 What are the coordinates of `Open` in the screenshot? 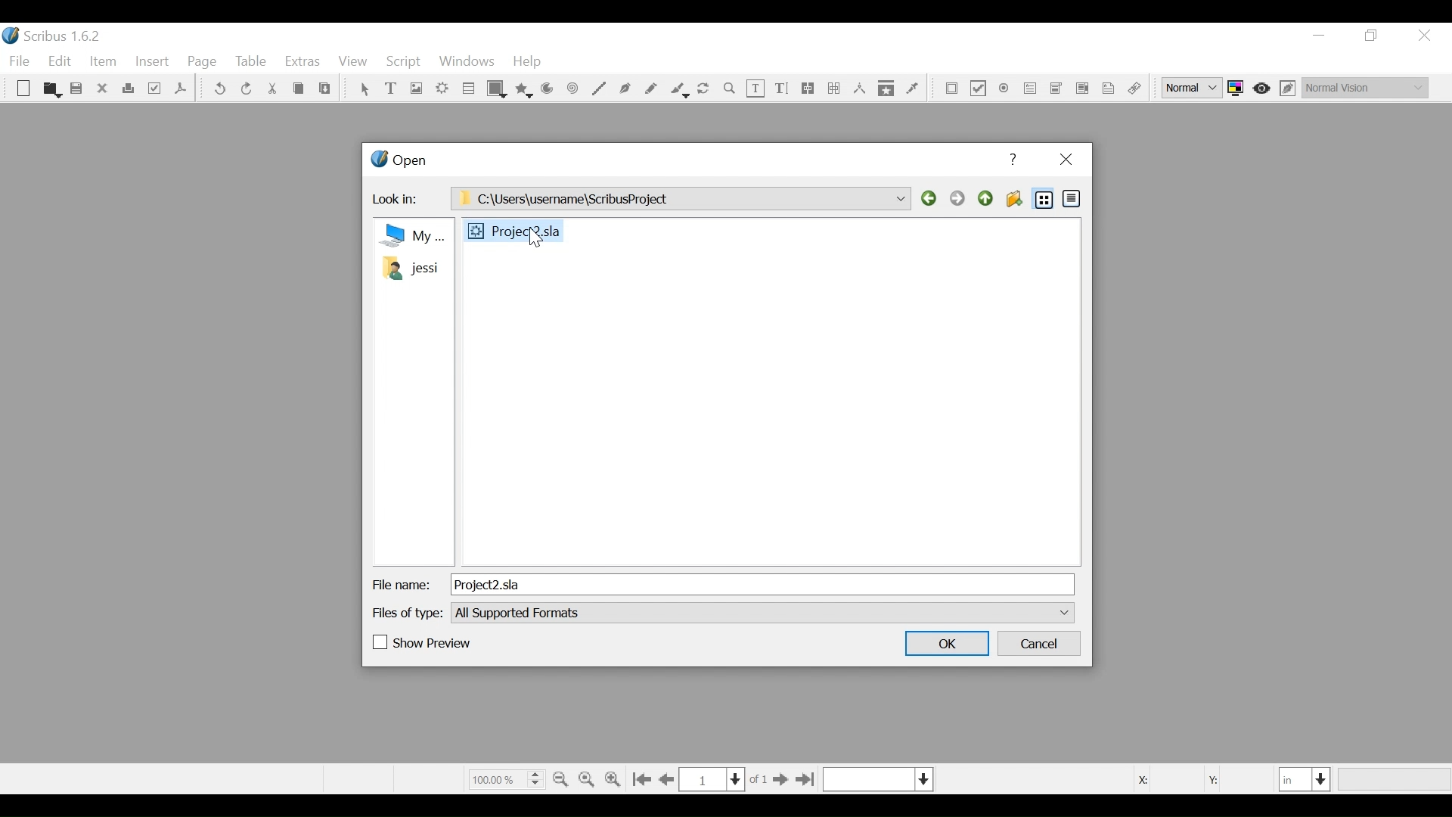 It's located at (51, 89).